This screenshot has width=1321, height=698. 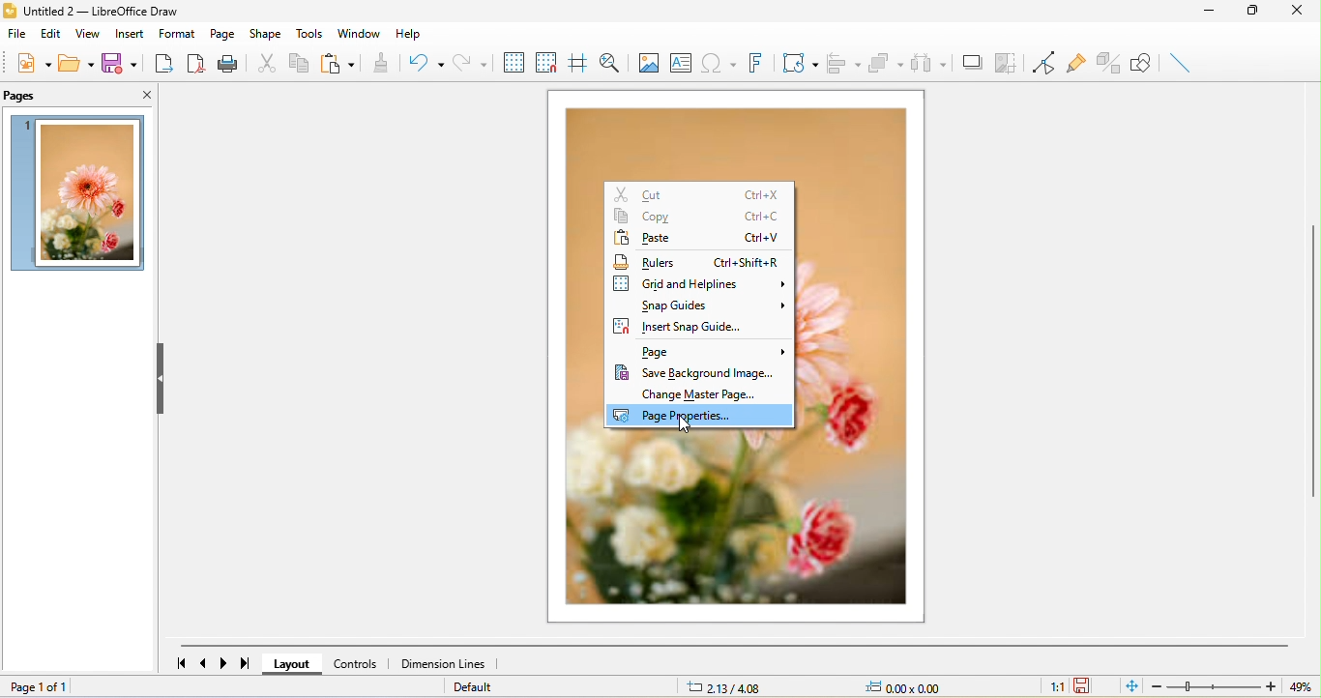 I want to click on previous page, so click(x=206, y=661).